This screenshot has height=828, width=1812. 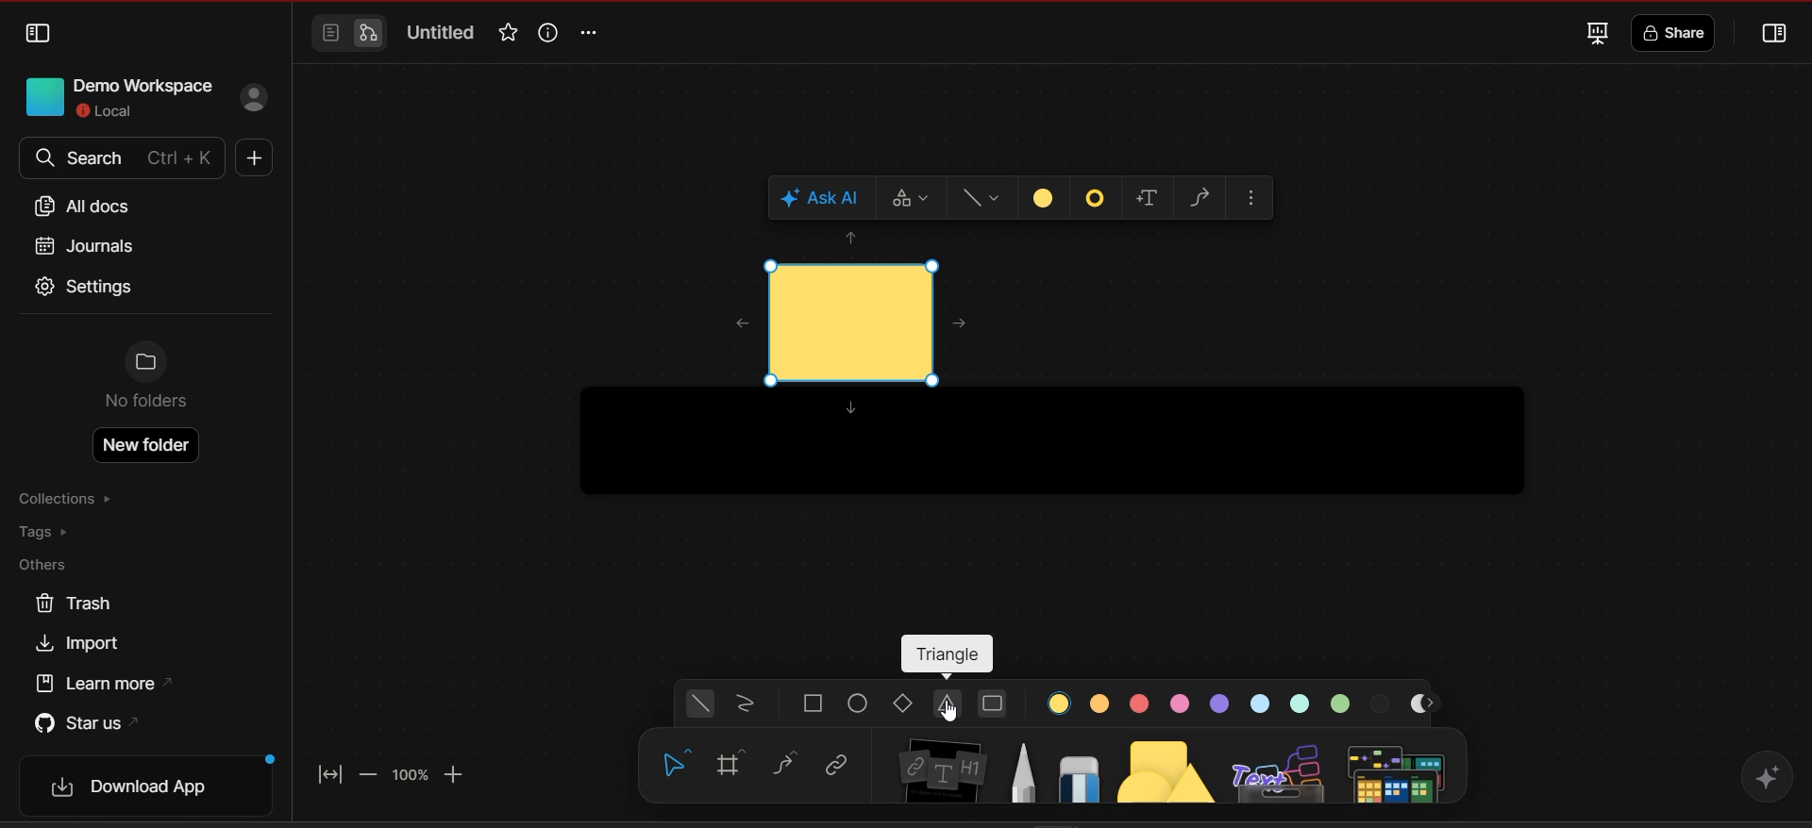 I want to click on color 5, so click(x=1220, y=703).